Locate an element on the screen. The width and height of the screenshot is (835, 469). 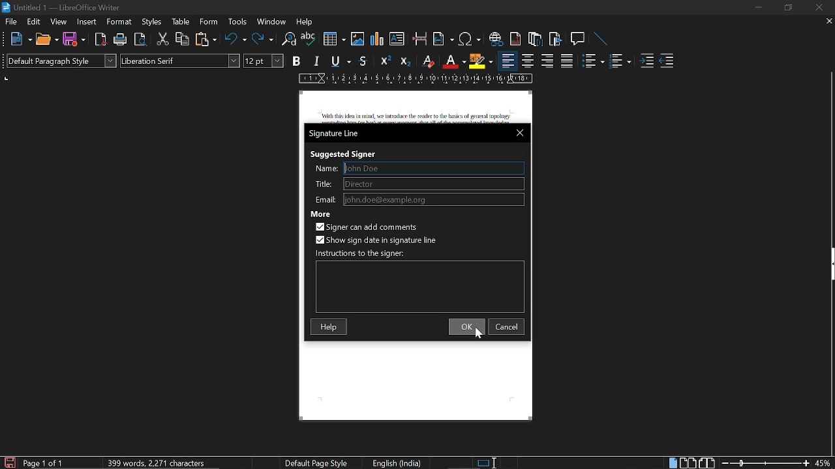
insert comment is located at coordinates (578, 38).